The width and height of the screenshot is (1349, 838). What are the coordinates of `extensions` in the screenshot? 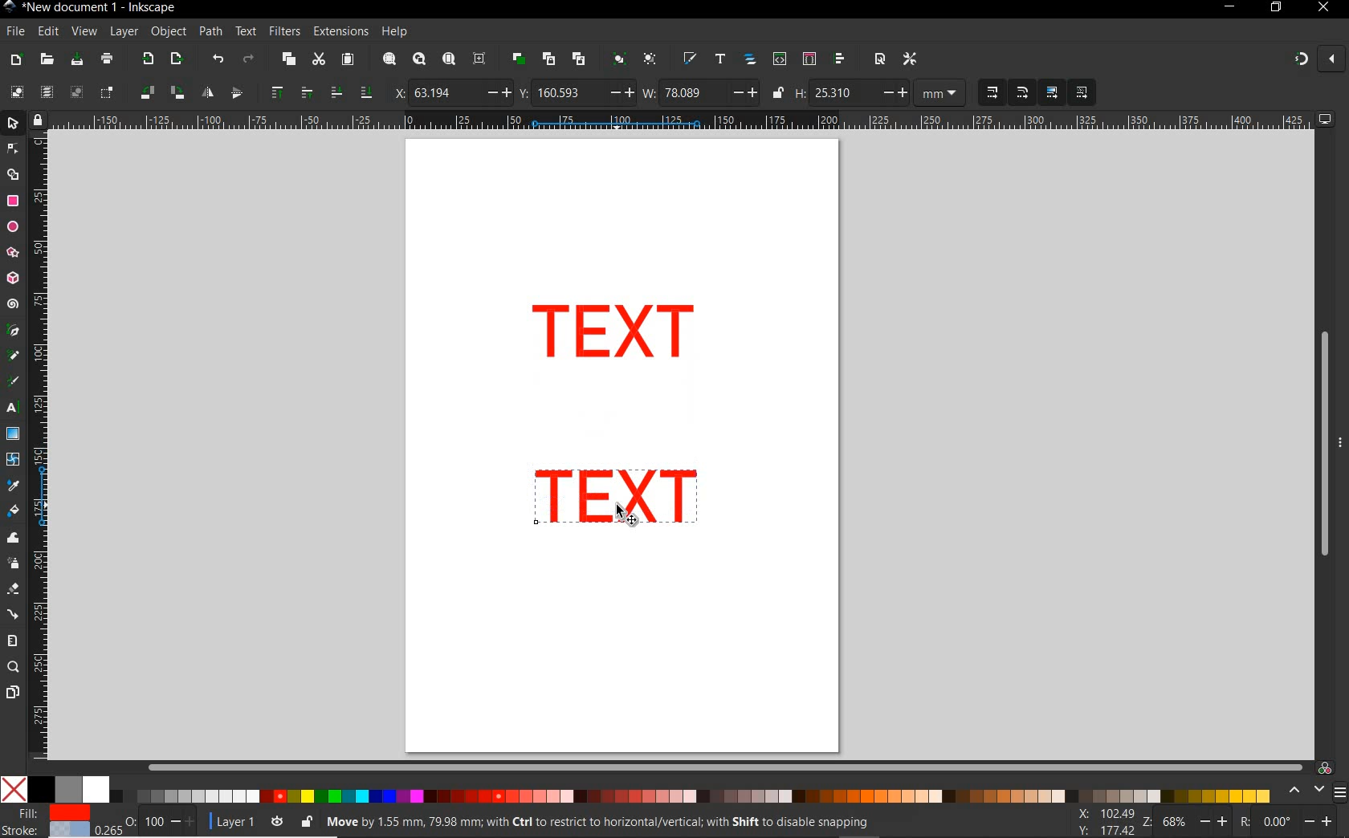 It's located at (340, 31).